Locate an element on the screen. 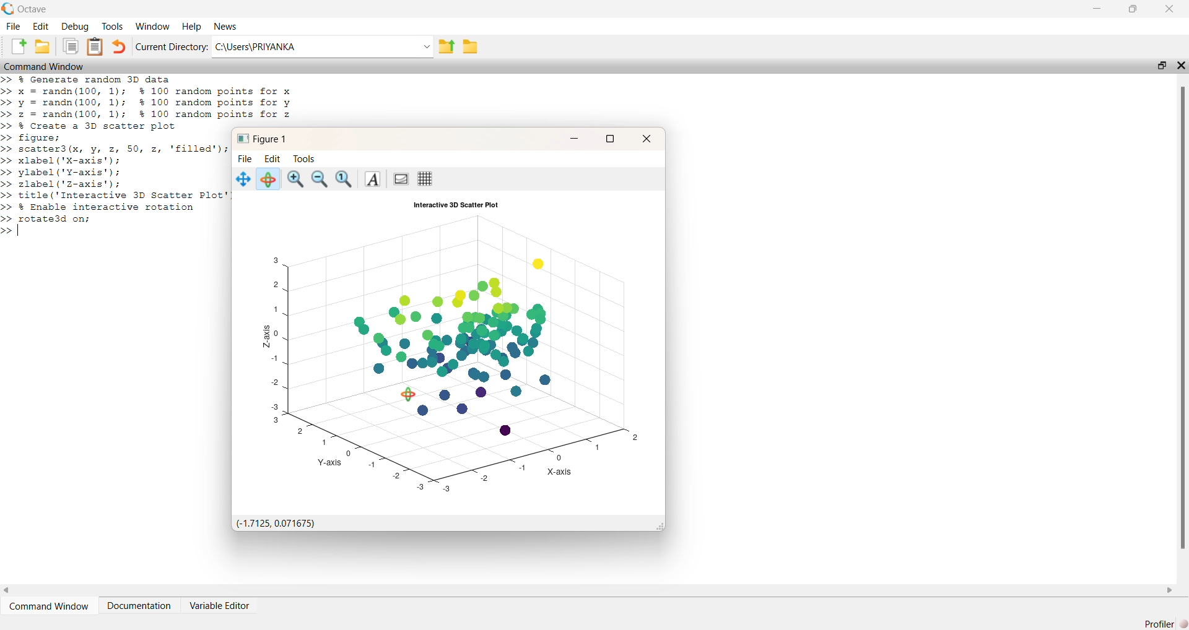 The width and height of the screenshot is (1189, 630). document clipboard is located at coordinates (95, 46).